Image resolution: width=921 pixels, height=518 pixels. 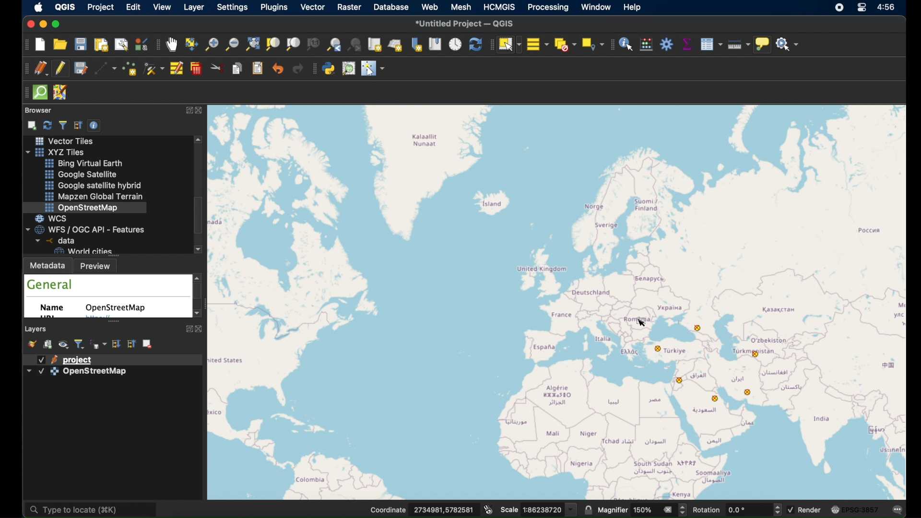 I want to click on zoom next, so click(x=355, y=45).